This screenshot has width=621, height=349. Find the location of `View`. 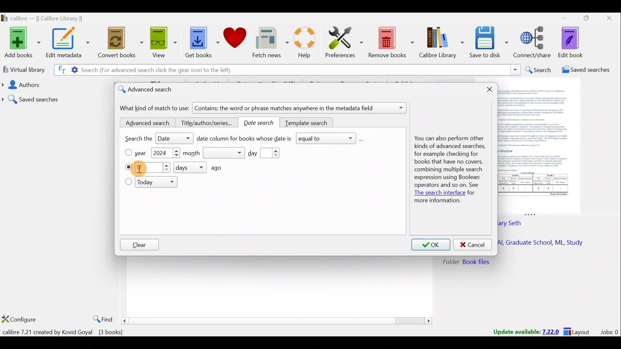

View is located at coordinates (162, 43).